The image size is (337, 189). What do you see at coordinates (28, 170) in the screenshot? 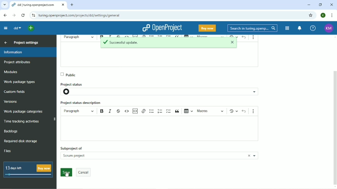
I see `13 days left buy now` at bounding box center [28, 170].